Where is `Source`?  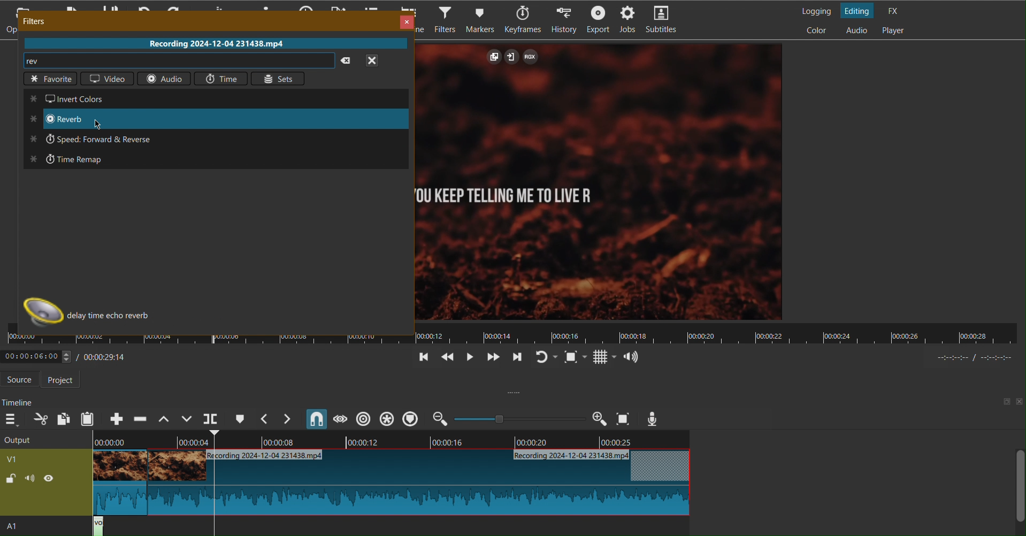 Source is located at coordinates (20, 379).